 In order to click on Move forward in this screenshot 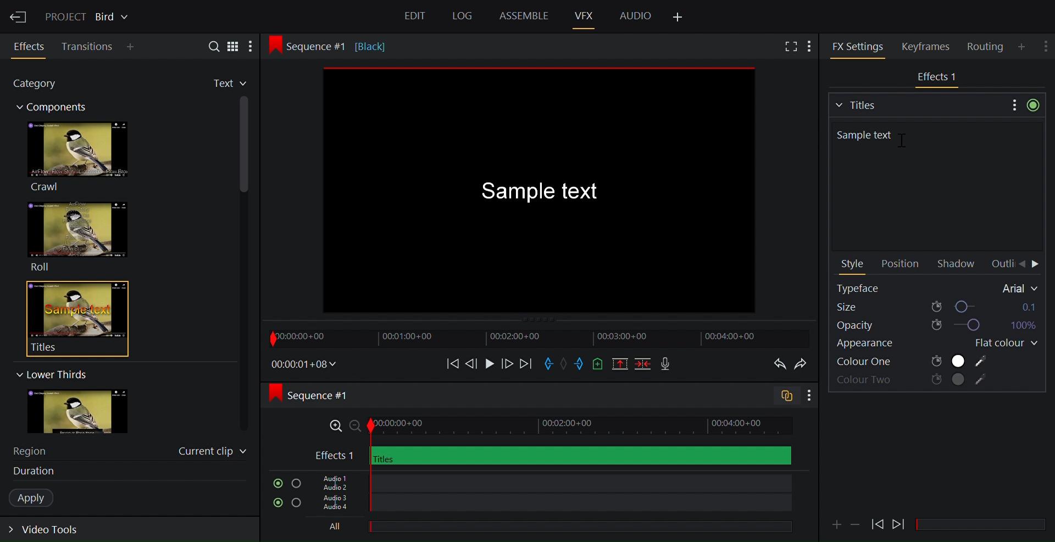, I will do `click(525, 364)`.